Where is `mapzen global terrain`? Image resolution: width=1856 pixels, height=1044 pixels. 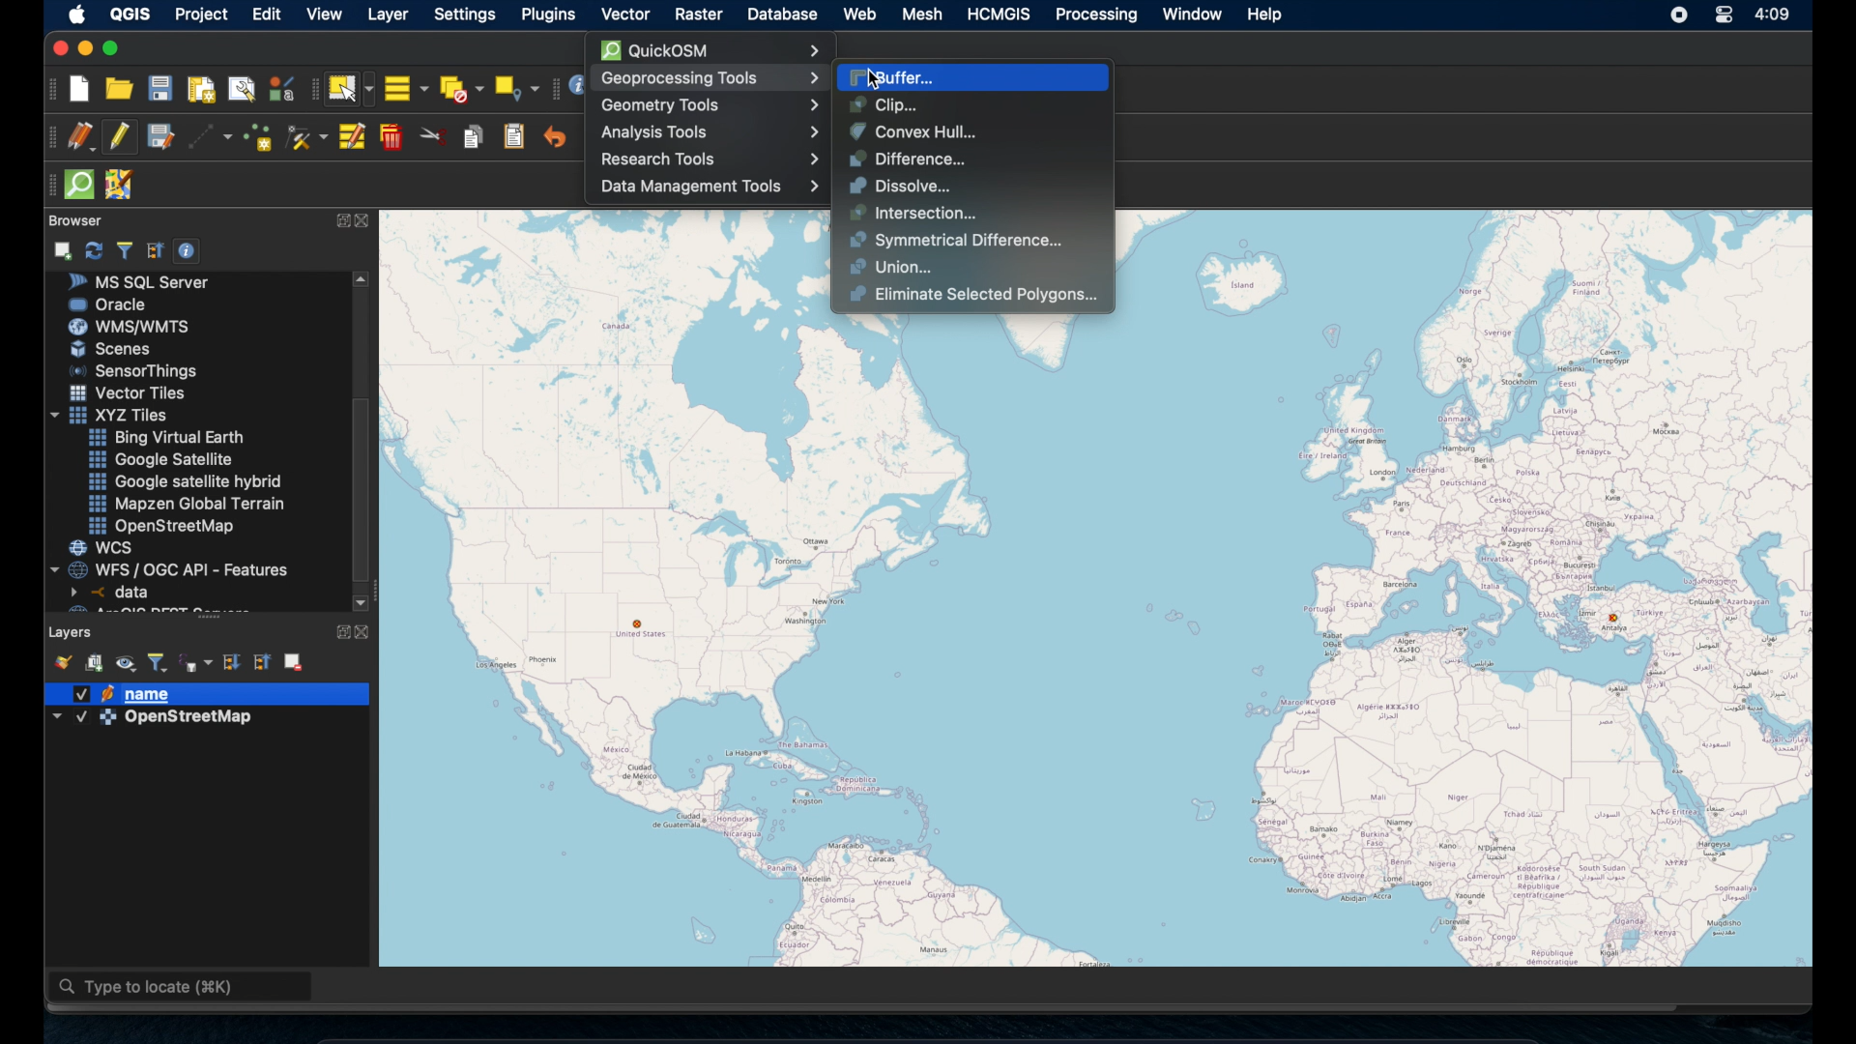 mapzen global terrain is located at coordinates (188, 503).